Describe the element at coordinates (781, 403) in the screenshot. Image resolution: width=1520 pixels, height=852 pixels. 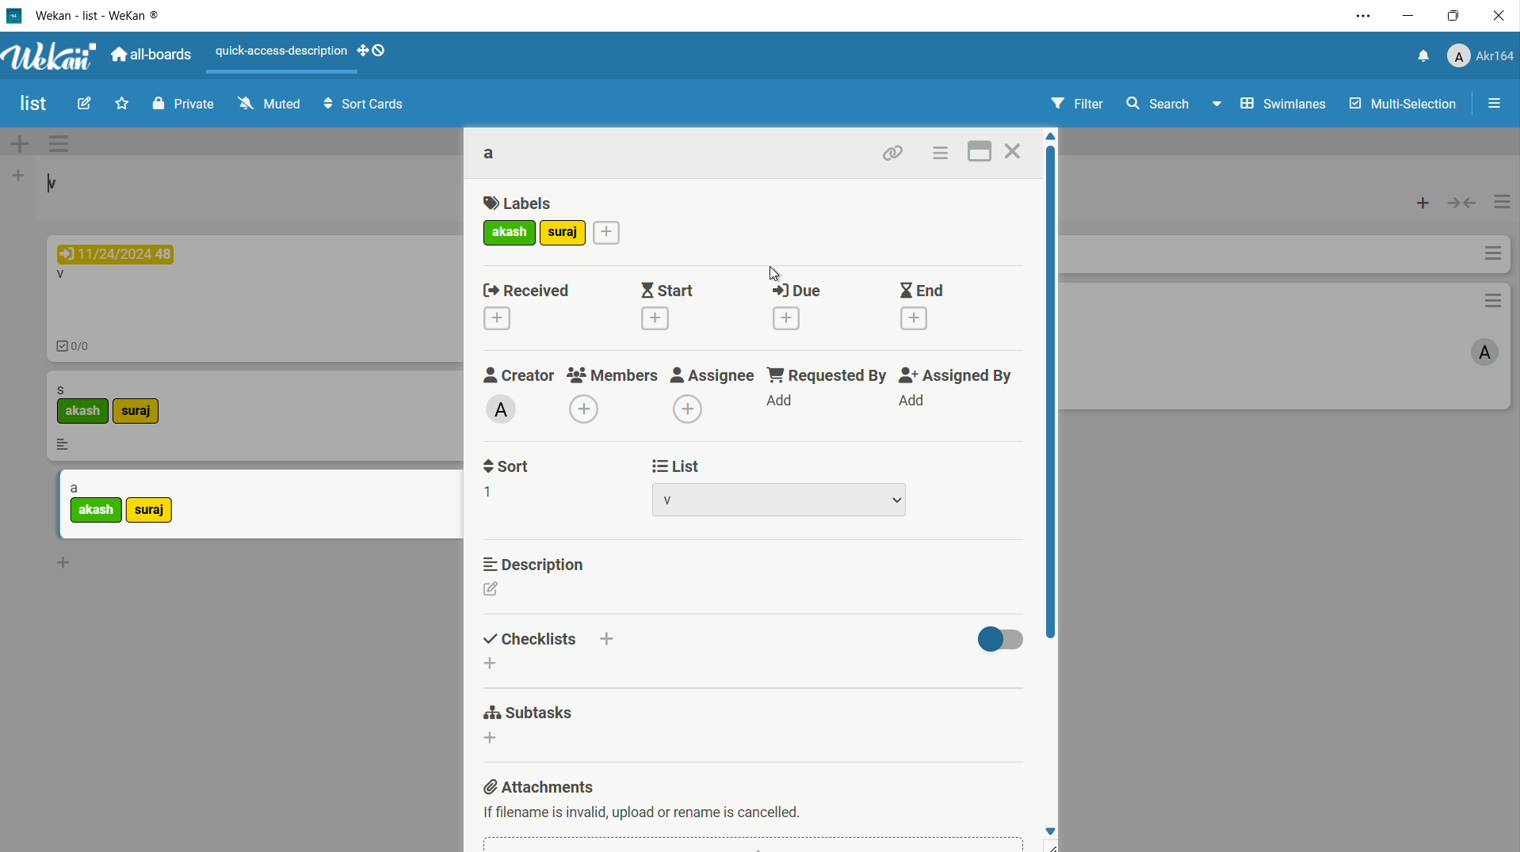
I see `add` at that location.